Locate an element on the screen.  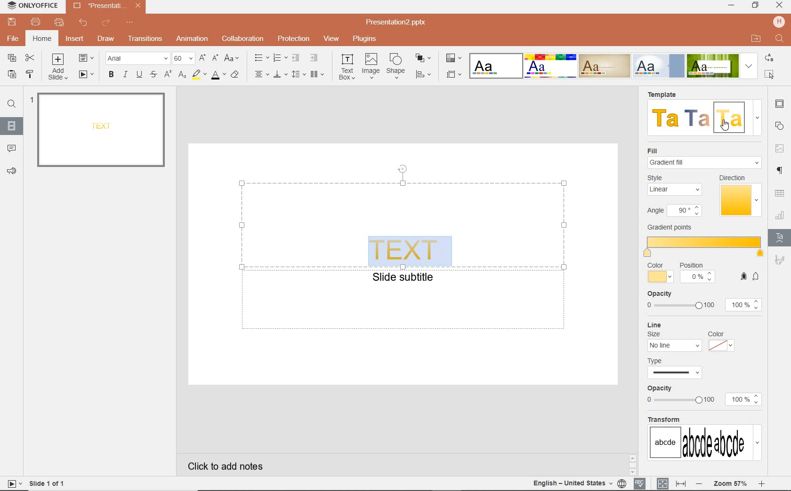
close is located at coordinates (137, 6).